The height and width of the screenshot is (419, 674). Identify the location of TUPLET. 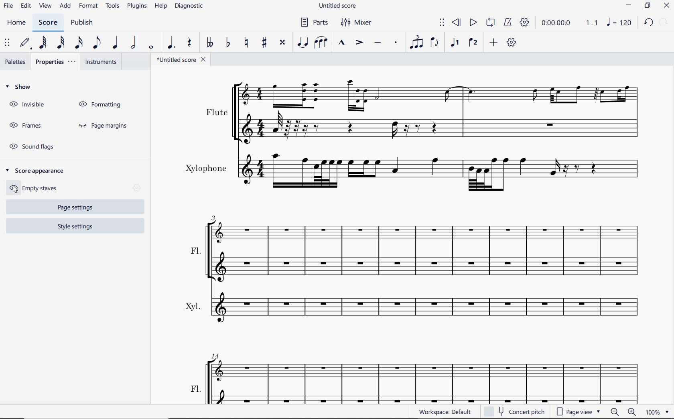
(417, 42).